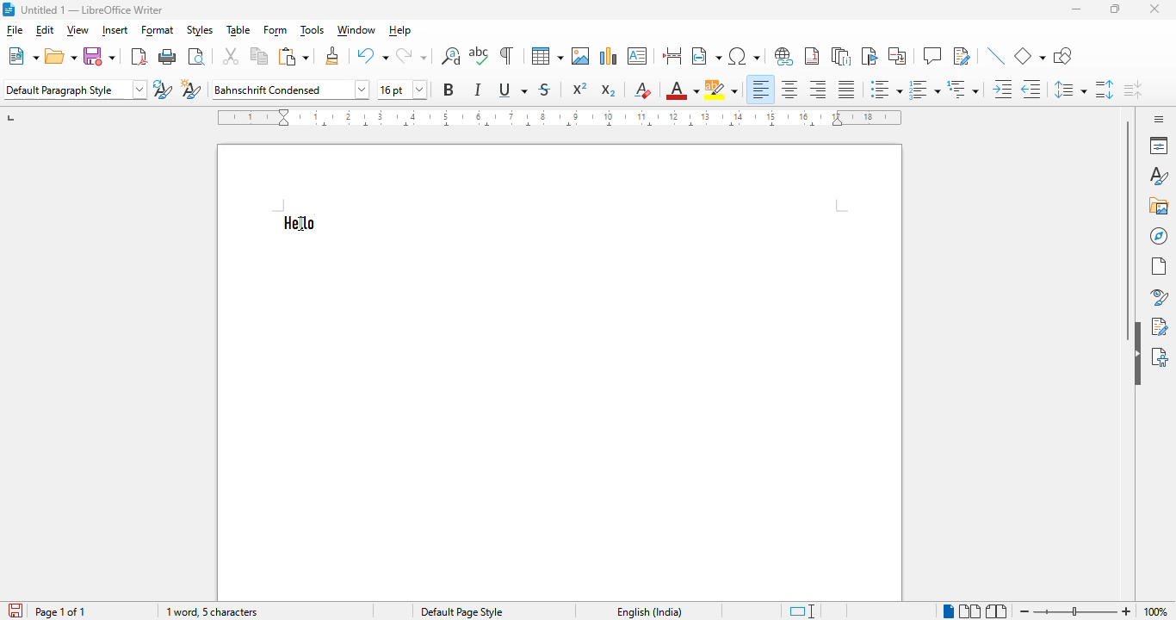  I want to click on show track changes functions, so click(962, 56).